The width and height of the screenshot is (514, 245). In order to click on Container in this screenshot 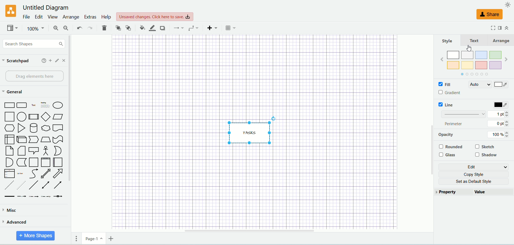, I will do `click(33, 162)`.